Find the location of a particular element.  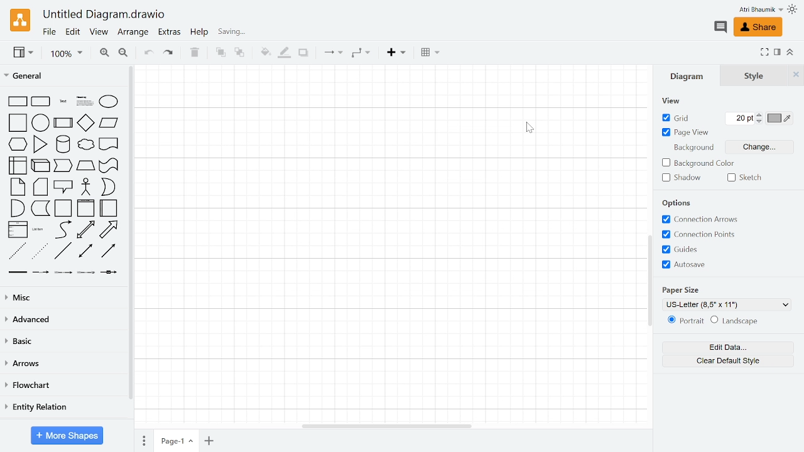

Arrows is located at coordinates (63, 364).